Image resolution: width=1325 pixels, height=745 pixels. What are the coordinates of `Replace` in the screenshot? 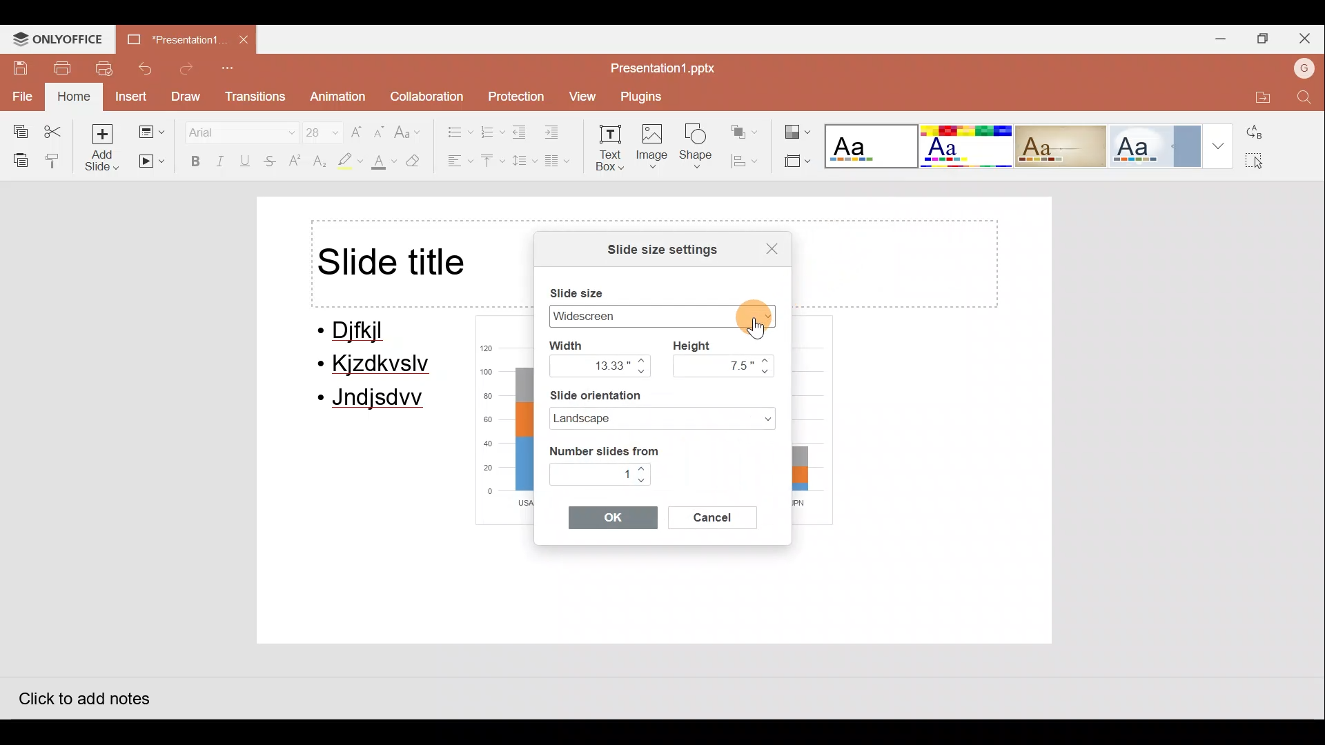 It's located at (1262, 129).